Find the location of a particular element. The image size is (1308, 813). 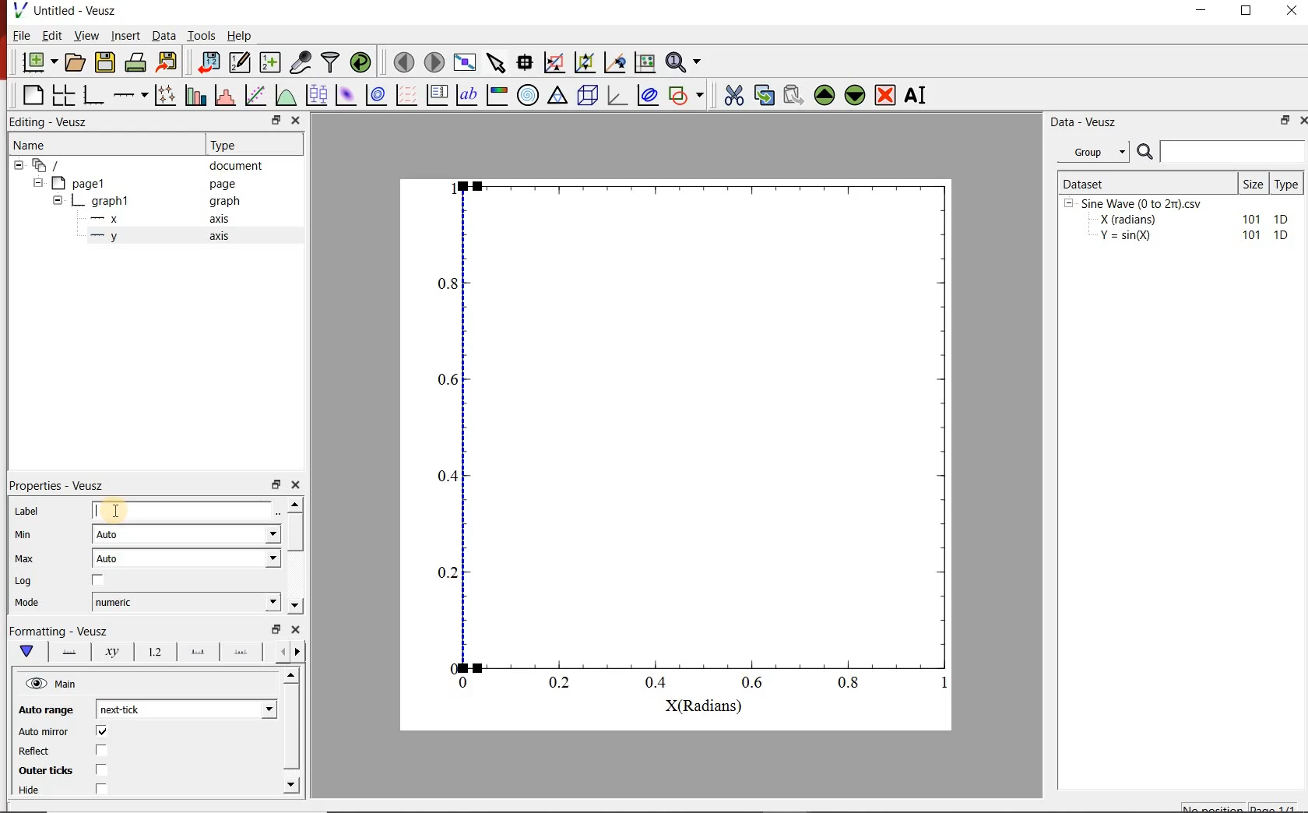

Ternary Graph is located at coordinates (558, 95).